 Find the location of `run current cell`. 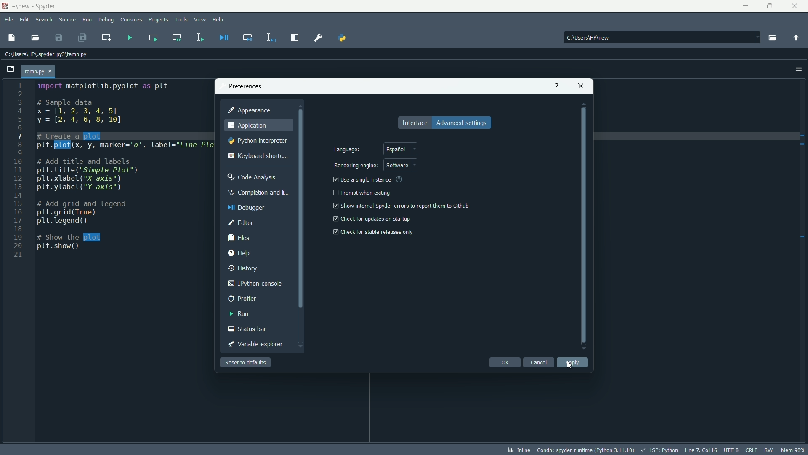

run current cell is located at coordinates (153, 37).